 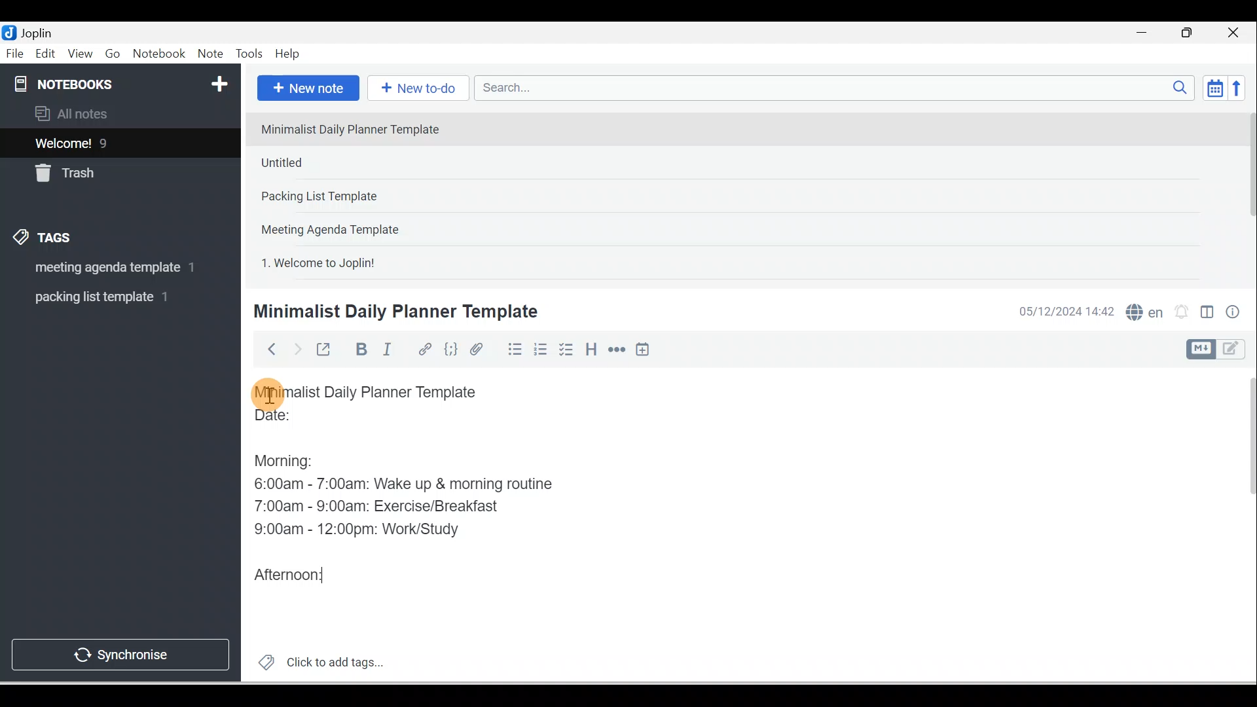 What do you see at coordinates (361, 197) in the screenshot?
I see `Note 3` at bounding box center [361, 197].